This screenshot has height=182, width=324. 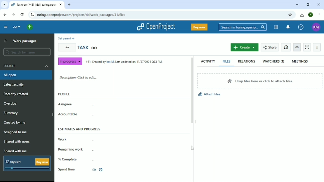 I want to click on Back, so click(x=5, y=15).